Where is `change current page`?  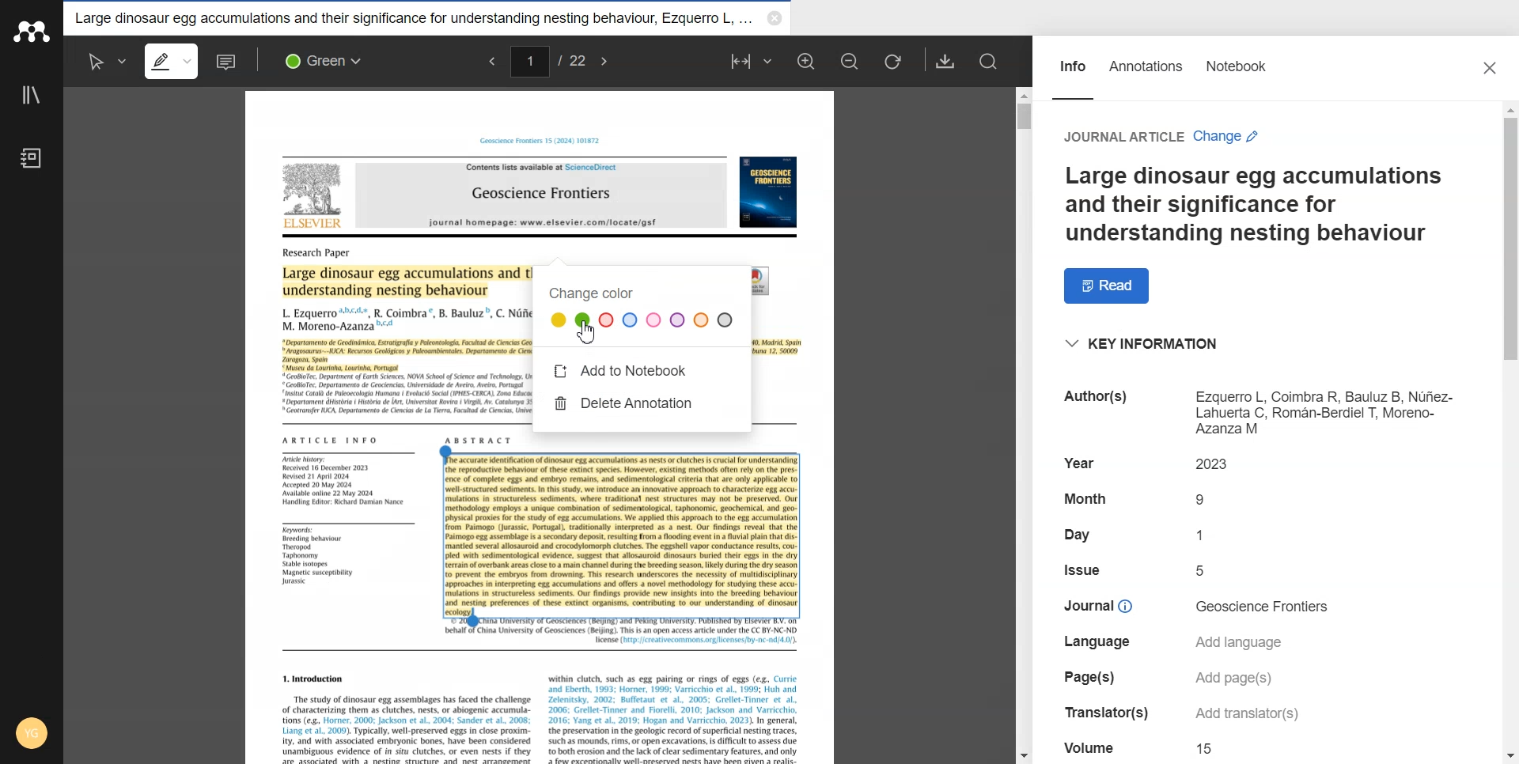 change current page is located at coordinates (529, 61).